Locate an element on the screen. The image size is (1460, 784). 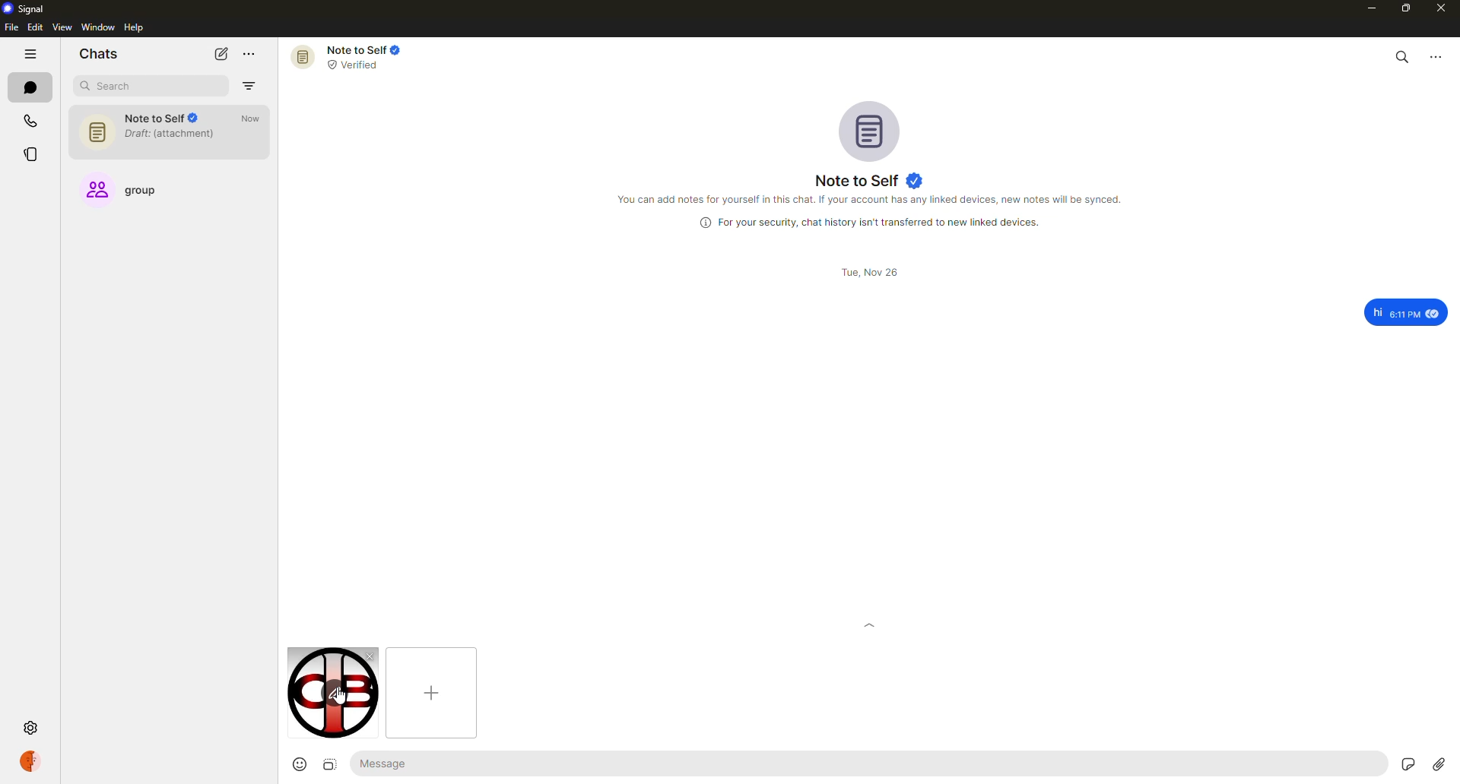
view is located at coordinates (62, 28).